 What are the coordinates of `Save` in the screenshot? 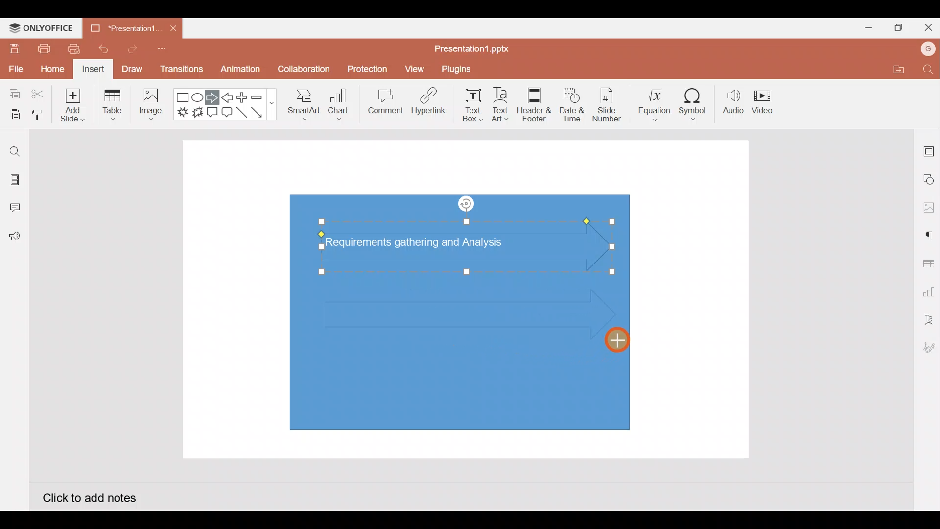 It's located at (13, 48).